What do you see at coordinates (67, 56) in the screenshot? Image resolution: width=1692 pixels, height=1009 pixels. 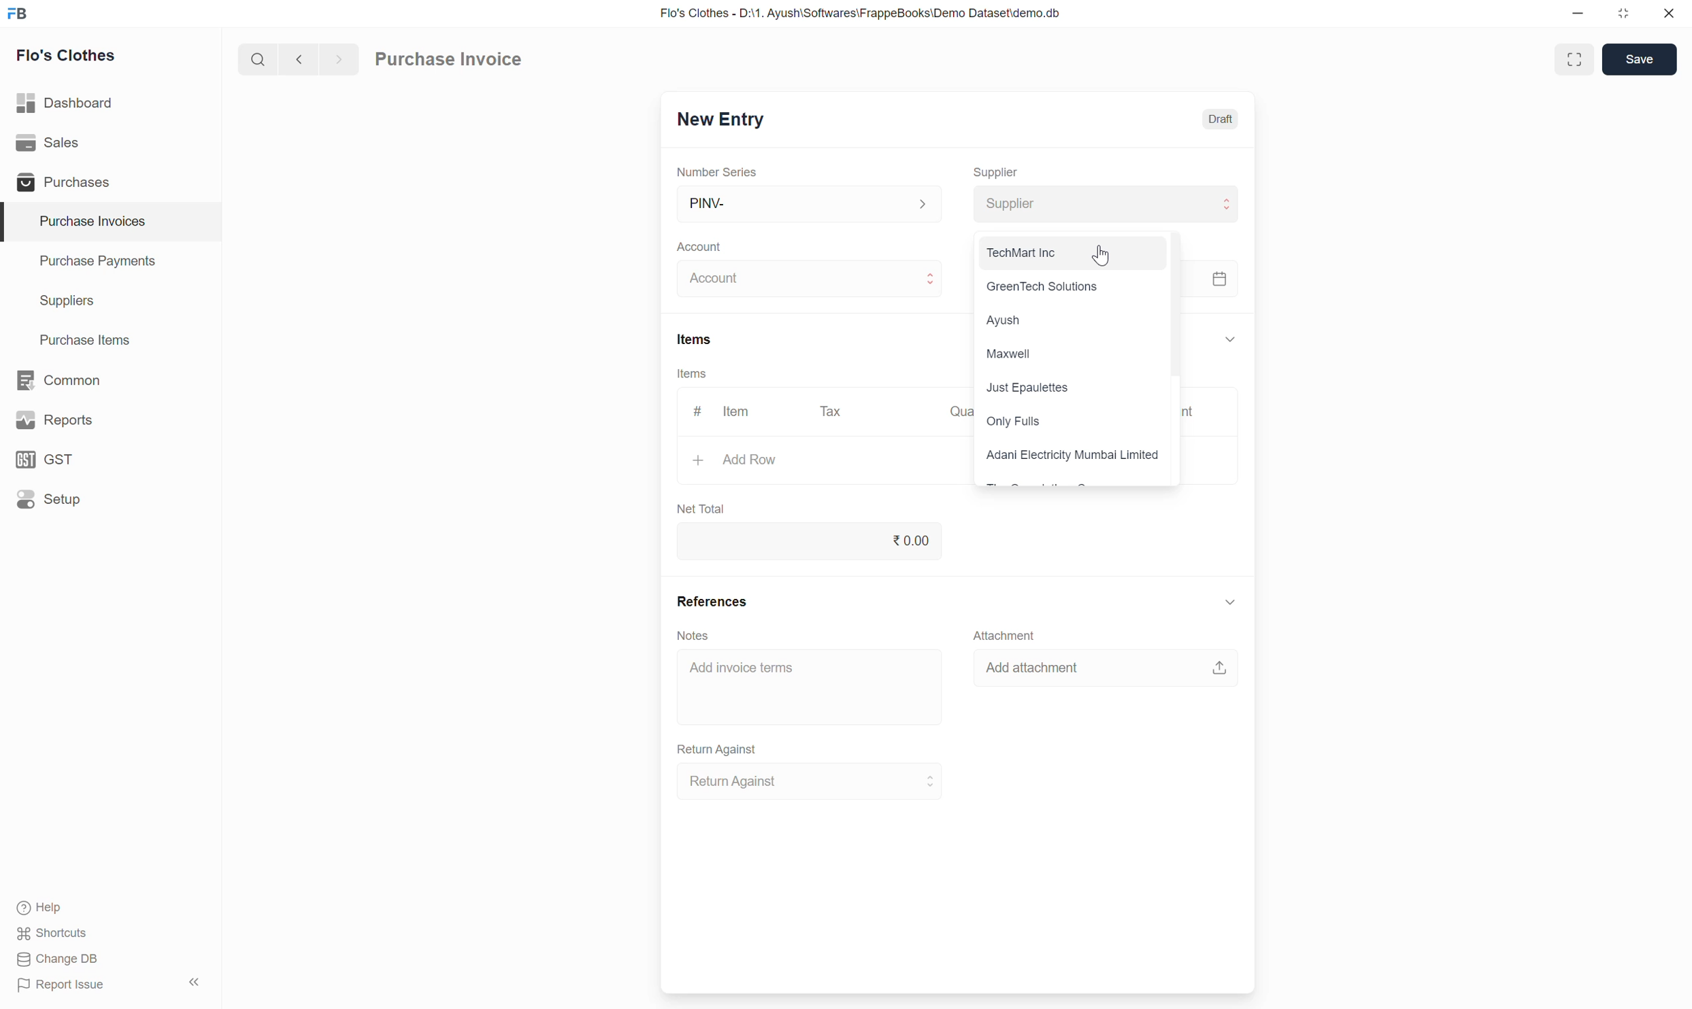 I see `Flo's Clothes` at bounding box center [67, 56].